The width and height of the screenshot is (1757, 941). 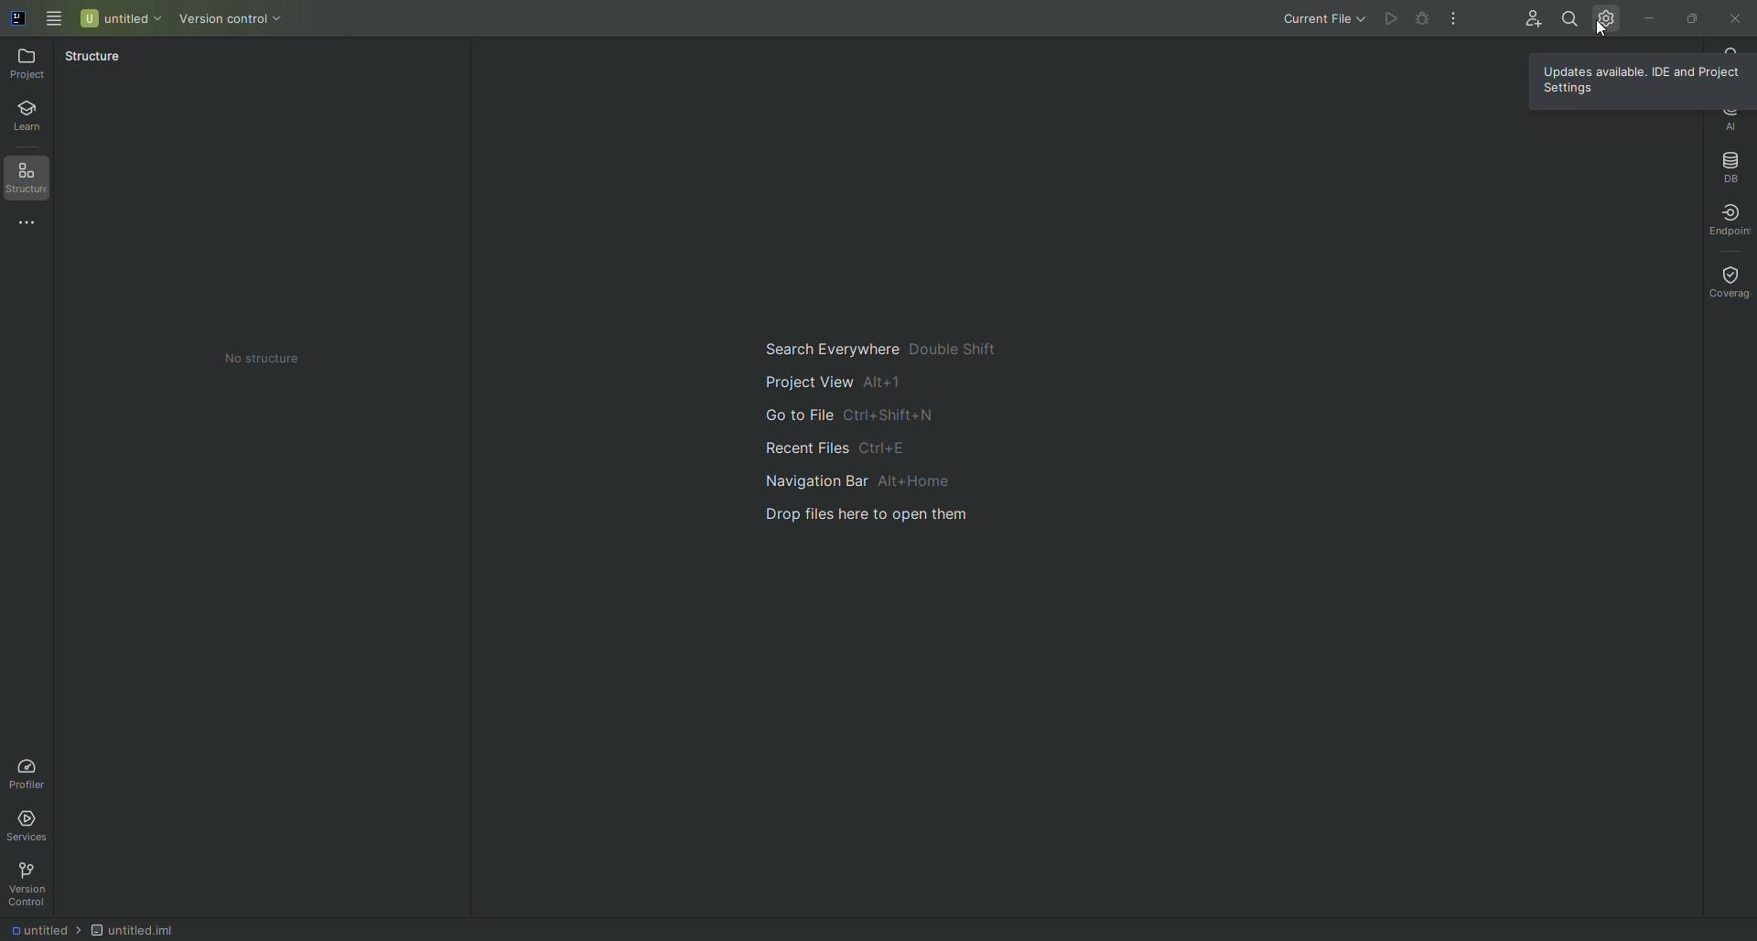 What do you see at coordinates (122, 17) in the screenshot?
I see `Untitled` at bounding box center [122, 17].